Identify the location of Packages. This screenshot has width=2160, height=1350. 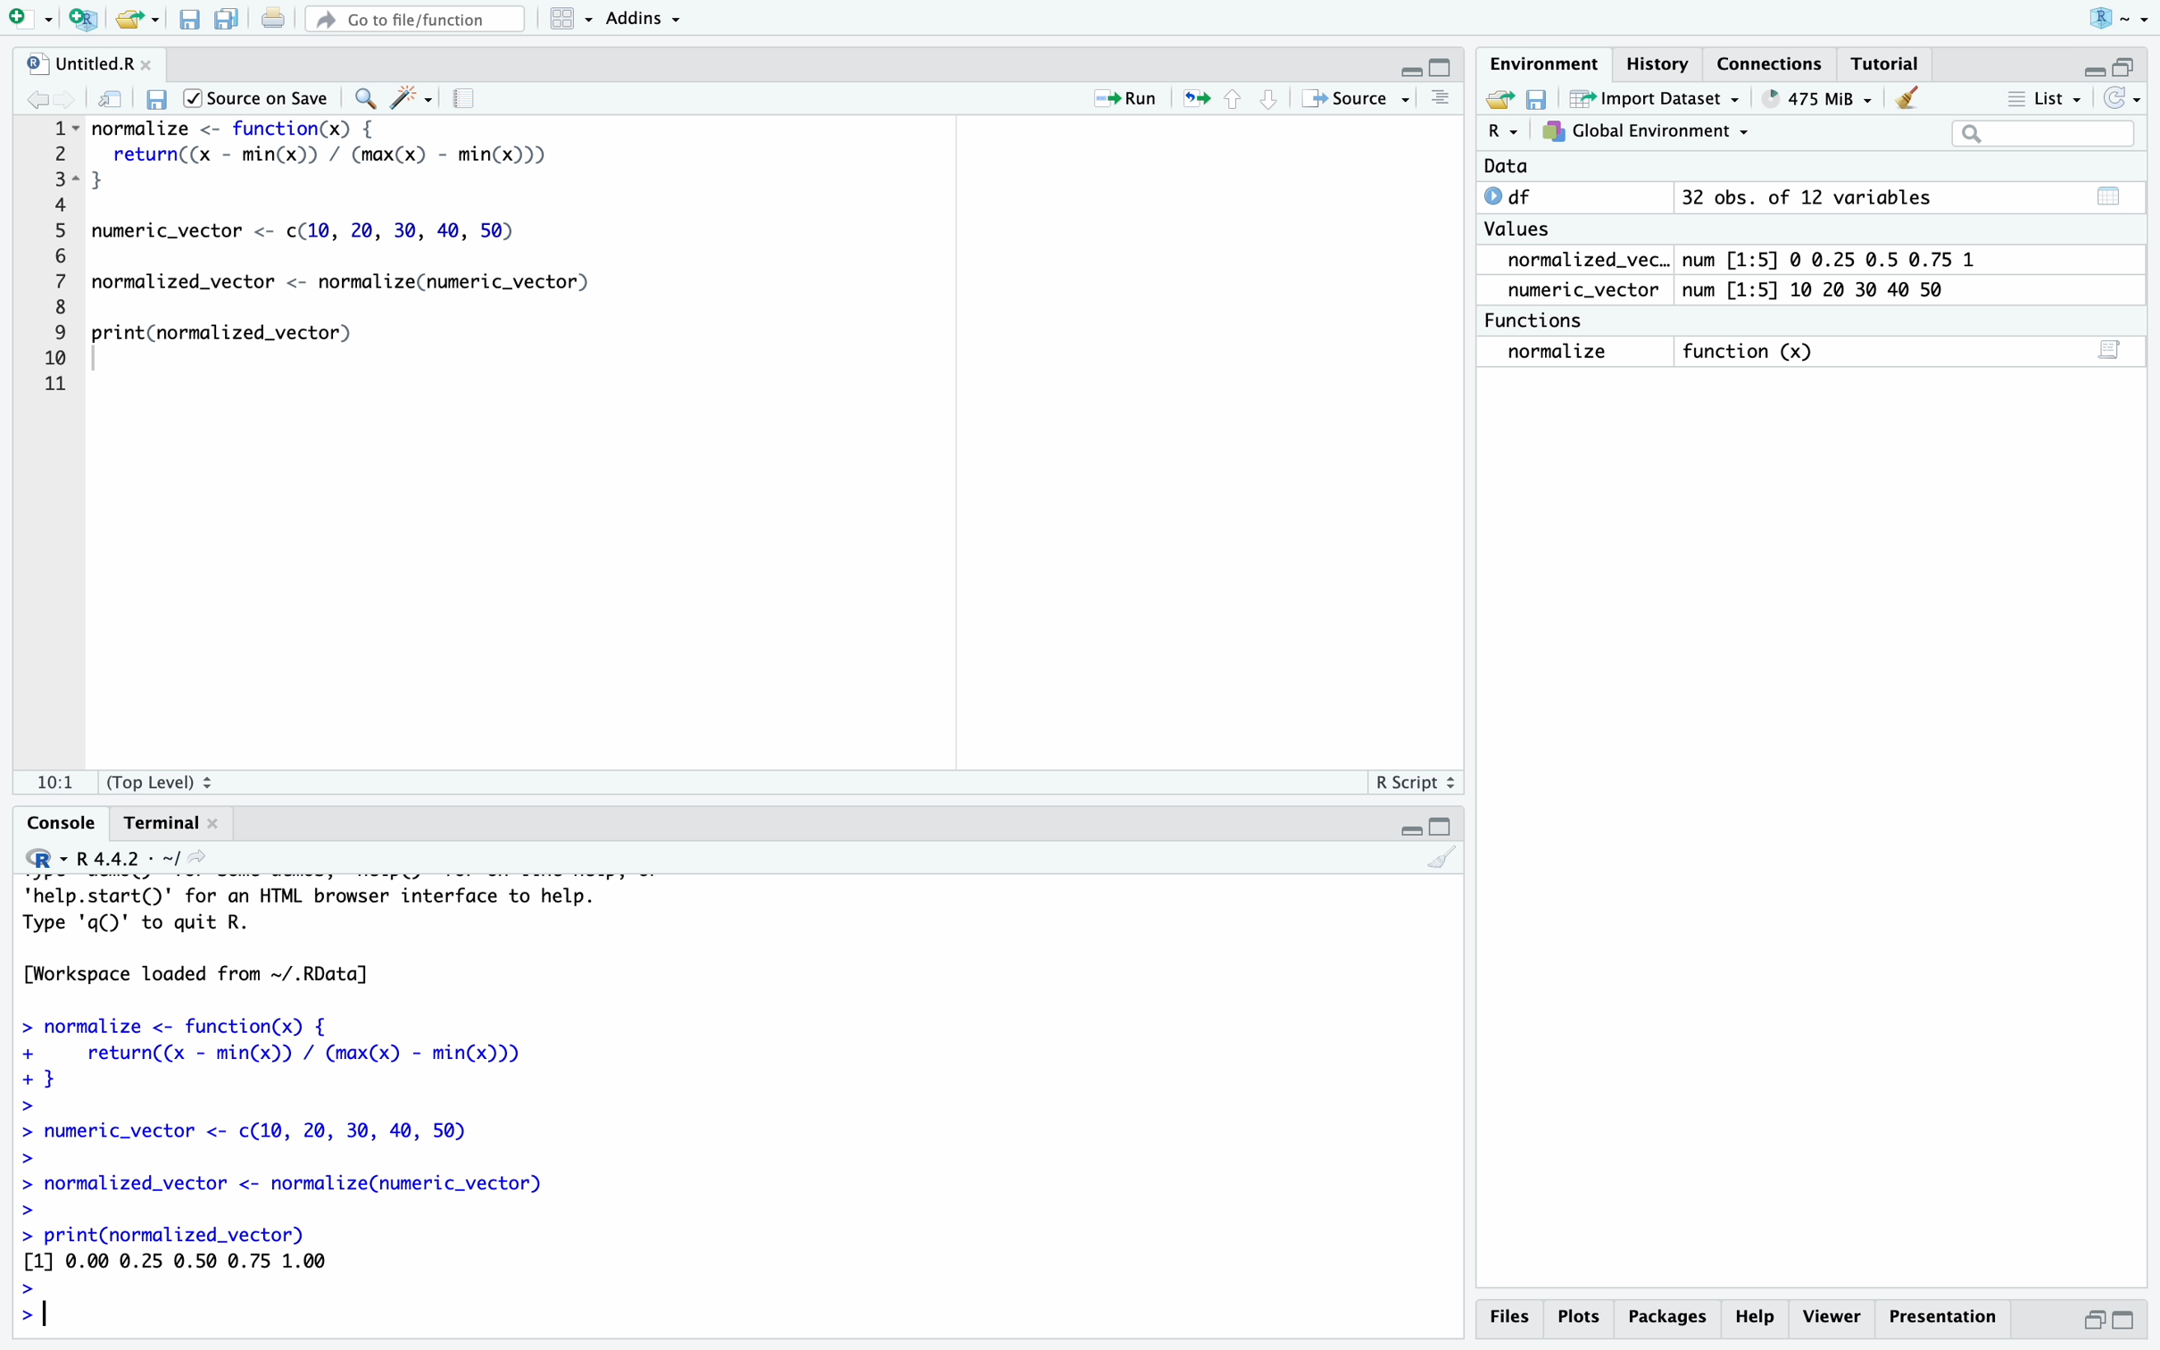
(1670, 1317).